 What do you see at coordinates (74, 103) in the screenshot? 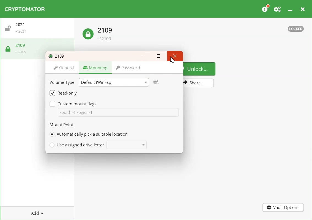
I see `Custom mount flags` at bounding box center [74, 103].